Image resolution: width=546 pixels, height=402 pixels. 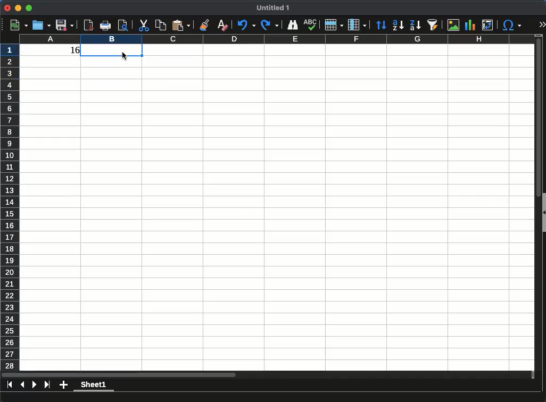 I want to click on rows, so click(x=10, y=206).